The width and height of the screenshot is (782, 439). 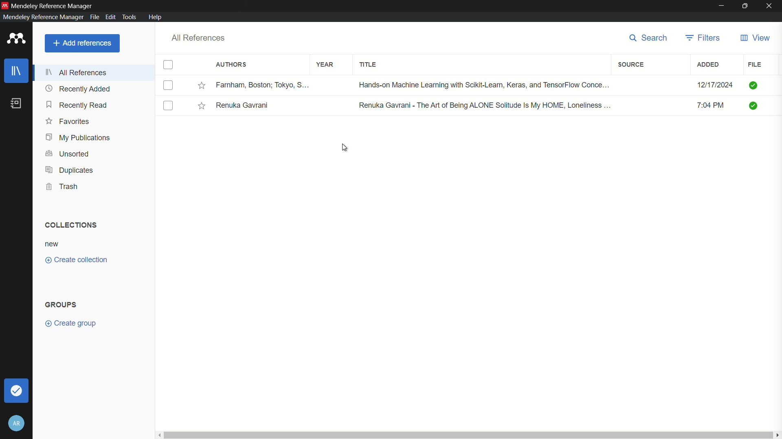 I want to click on authors, so click(x=231, y=65).